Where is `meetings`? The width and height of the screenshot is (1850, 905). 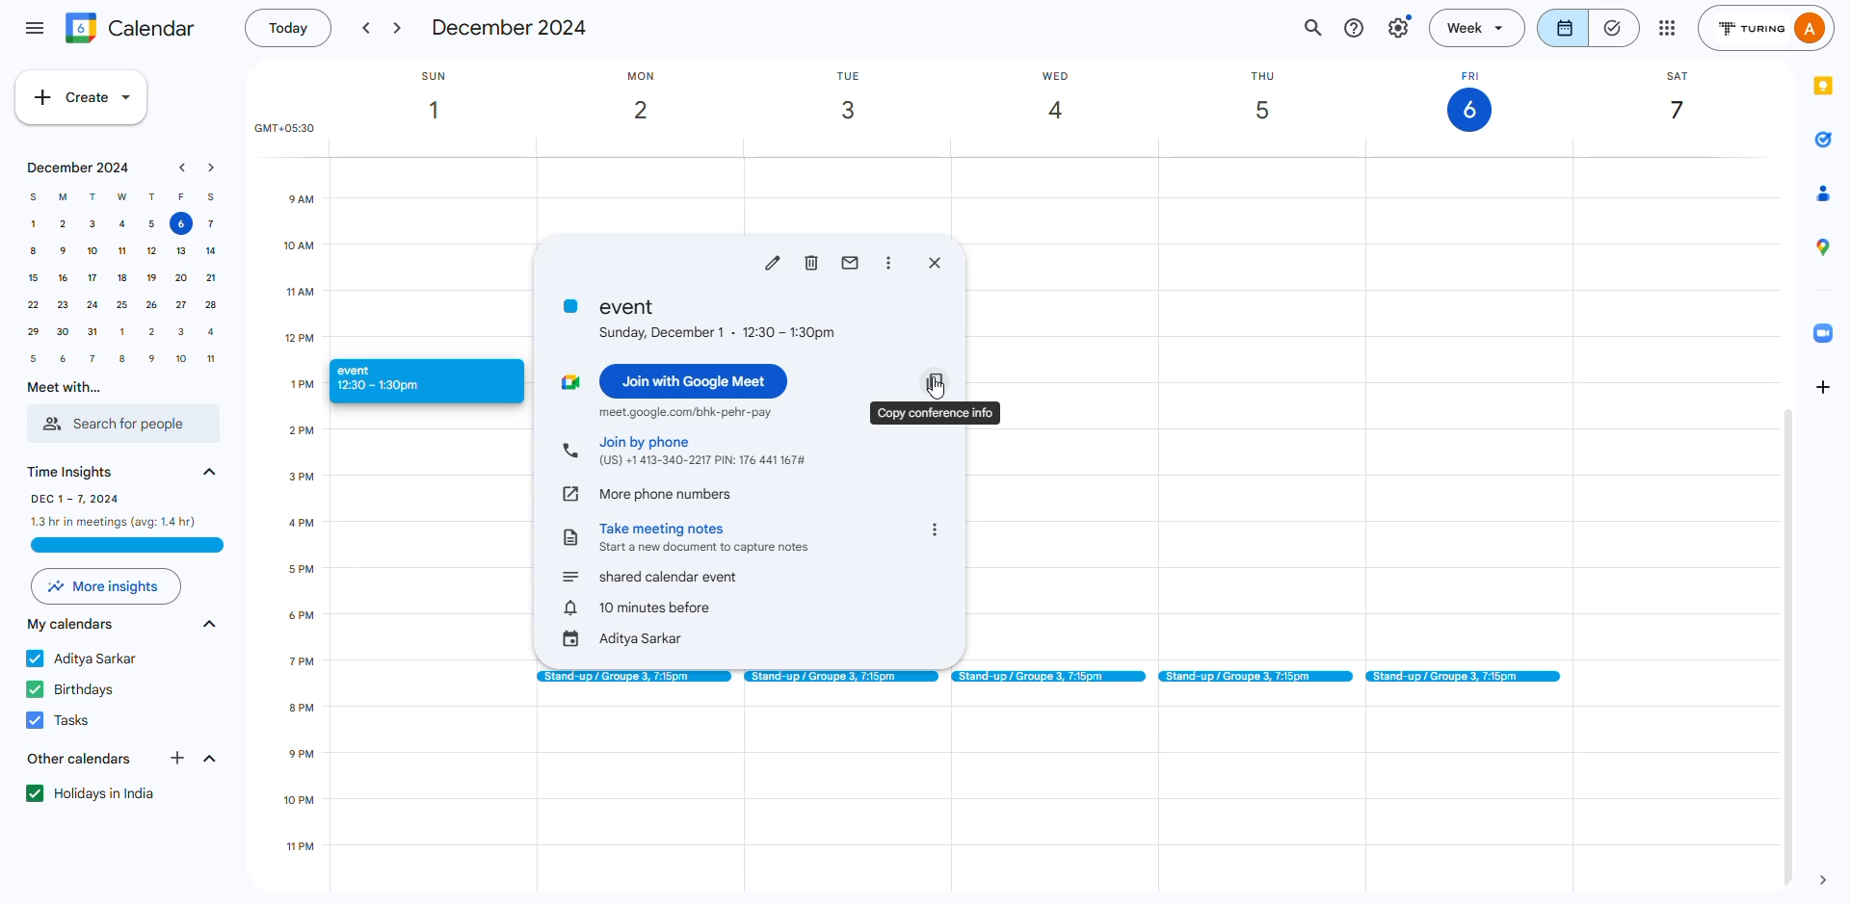
meetings is located at coordinates (839, 676).